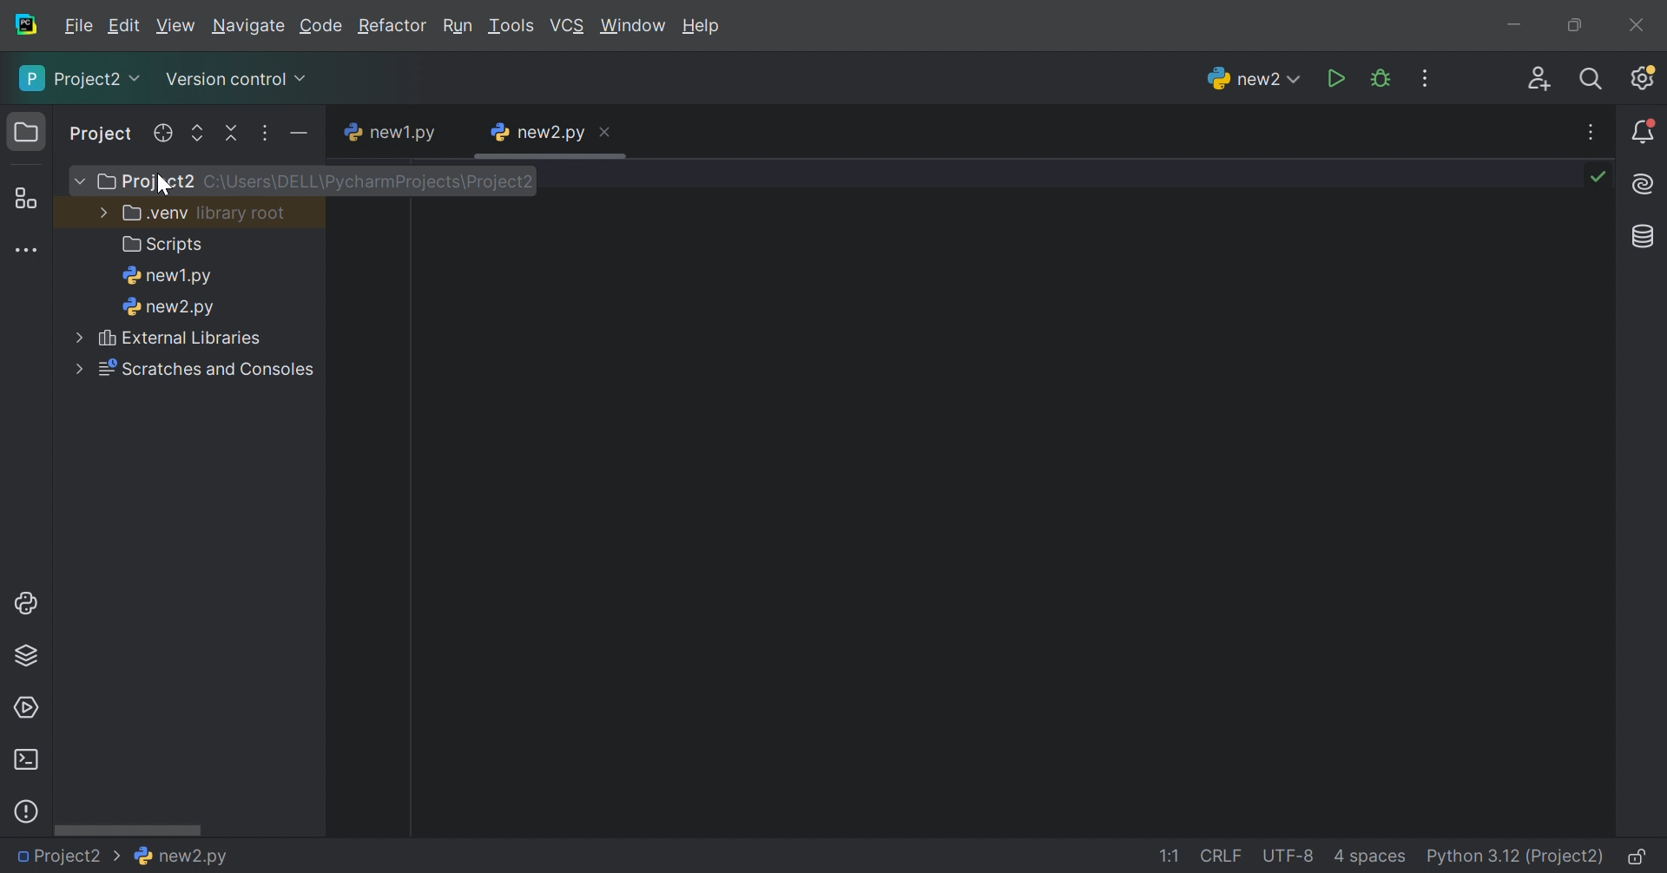 This screenshot has width=1667, height=873. Describe the element at coordinates (197, 133) in the screenshot. I see `Expand selected` at that location.